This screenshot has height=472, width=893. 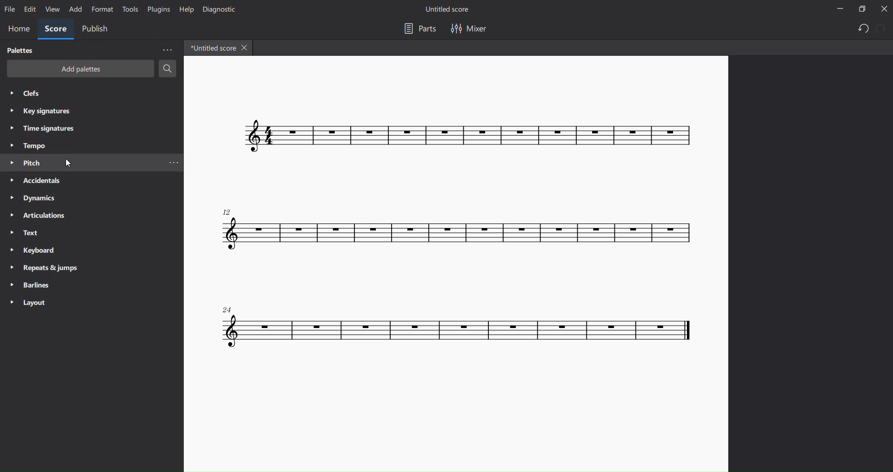 What do you see at coordinates (30, 145) in the screenshot?
I see `tempo` at bounding box center [30, 145].